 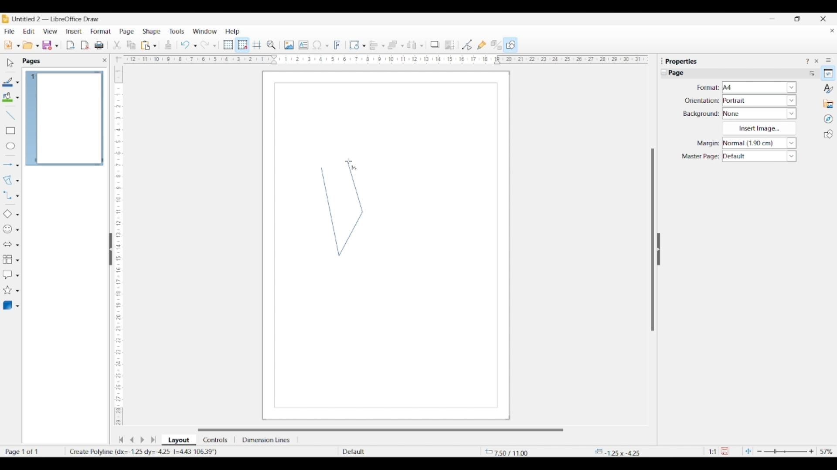 What do you see at coordinates (228, 45) in the screenshot?
I see `Display grid` at bounding box center [228, 45].